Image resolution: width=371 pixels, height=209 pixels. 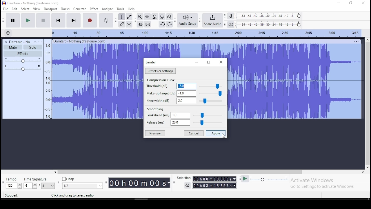 What do you see at coordinates (116, 114) in the screenshot?
I see `sound track` at bounding box center [116, 114].